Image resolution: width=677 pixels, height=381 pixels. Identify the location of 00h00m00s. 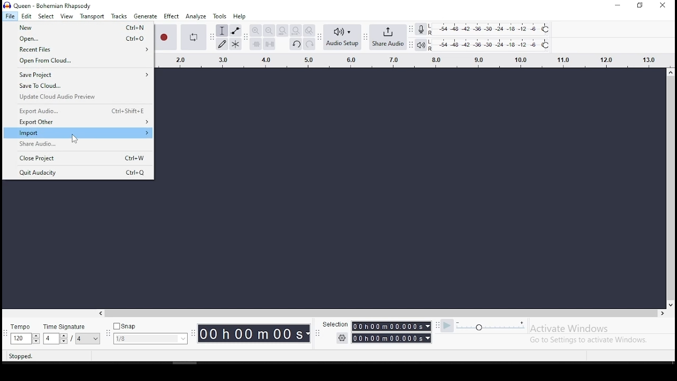
(392, 338).